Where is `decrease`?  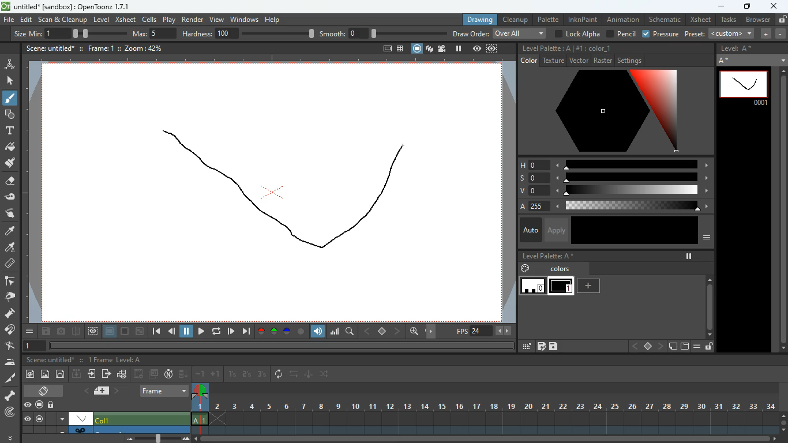
decrease is located at coordinates (781, 33).